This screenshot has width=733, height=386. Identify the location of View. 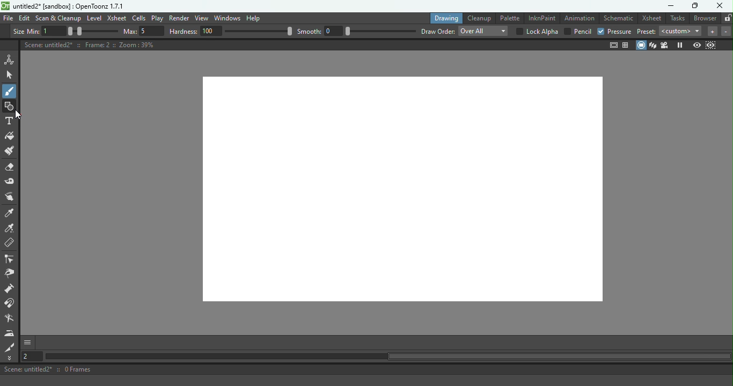
(201, 18).